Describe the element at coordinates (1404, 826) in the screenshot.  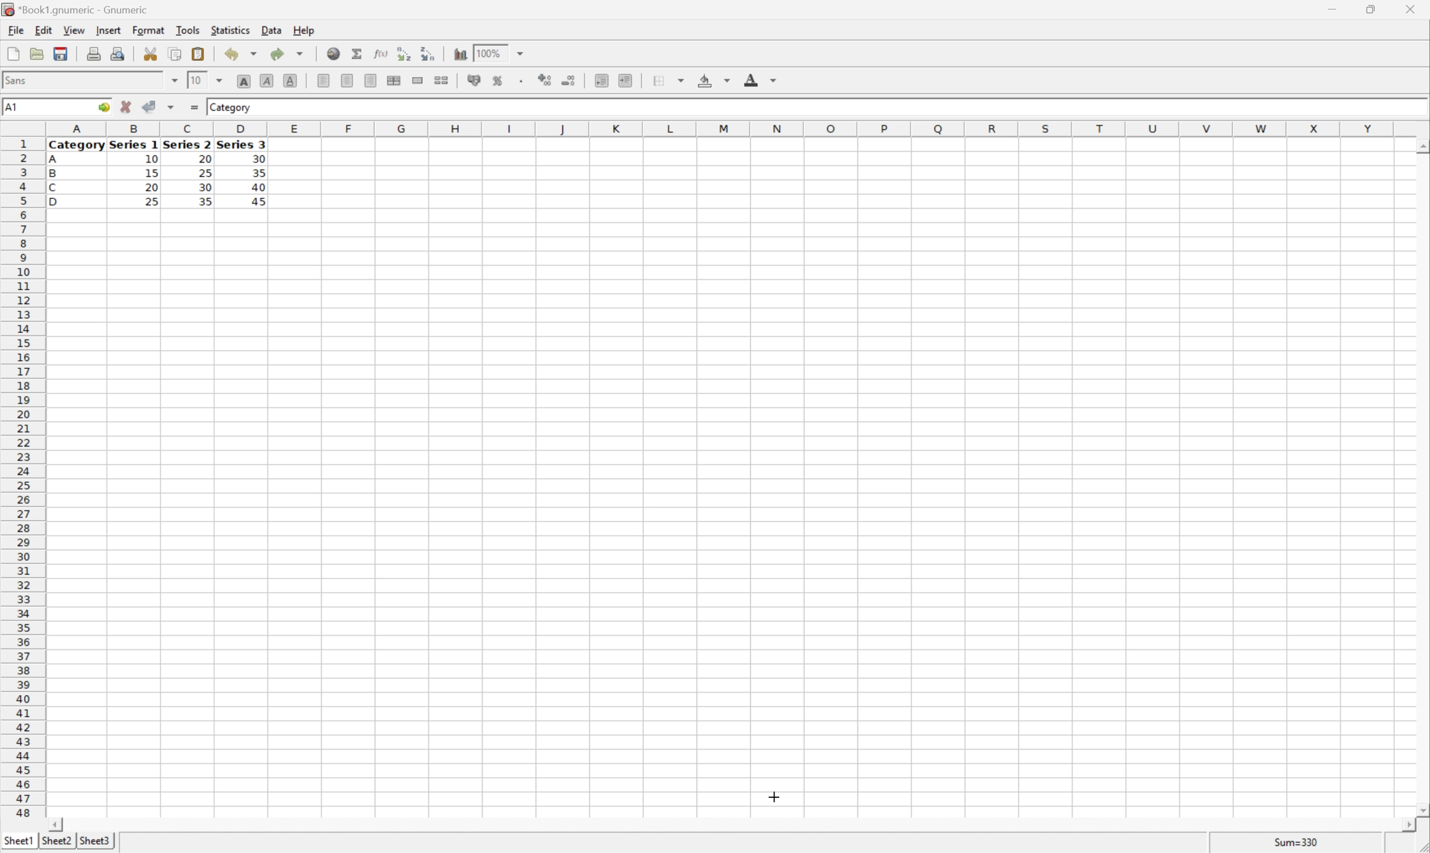
I see `Scroll Right` at that location.